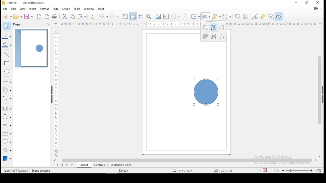 The height and width of the screenshot is (183, 326). I want to click on toggle extrusions, so click(271, 17).